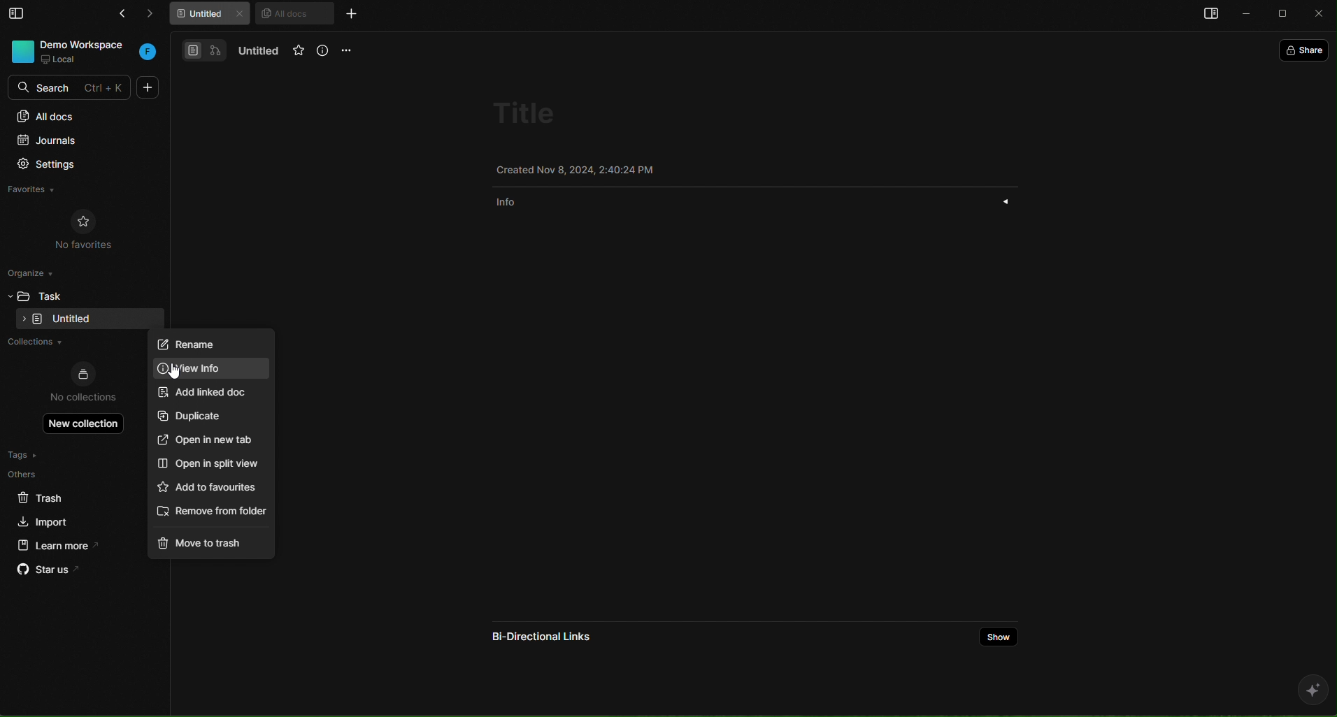  Describe the element at coordinates (1312, 690) in the screenshot. I see `ai` at that location.